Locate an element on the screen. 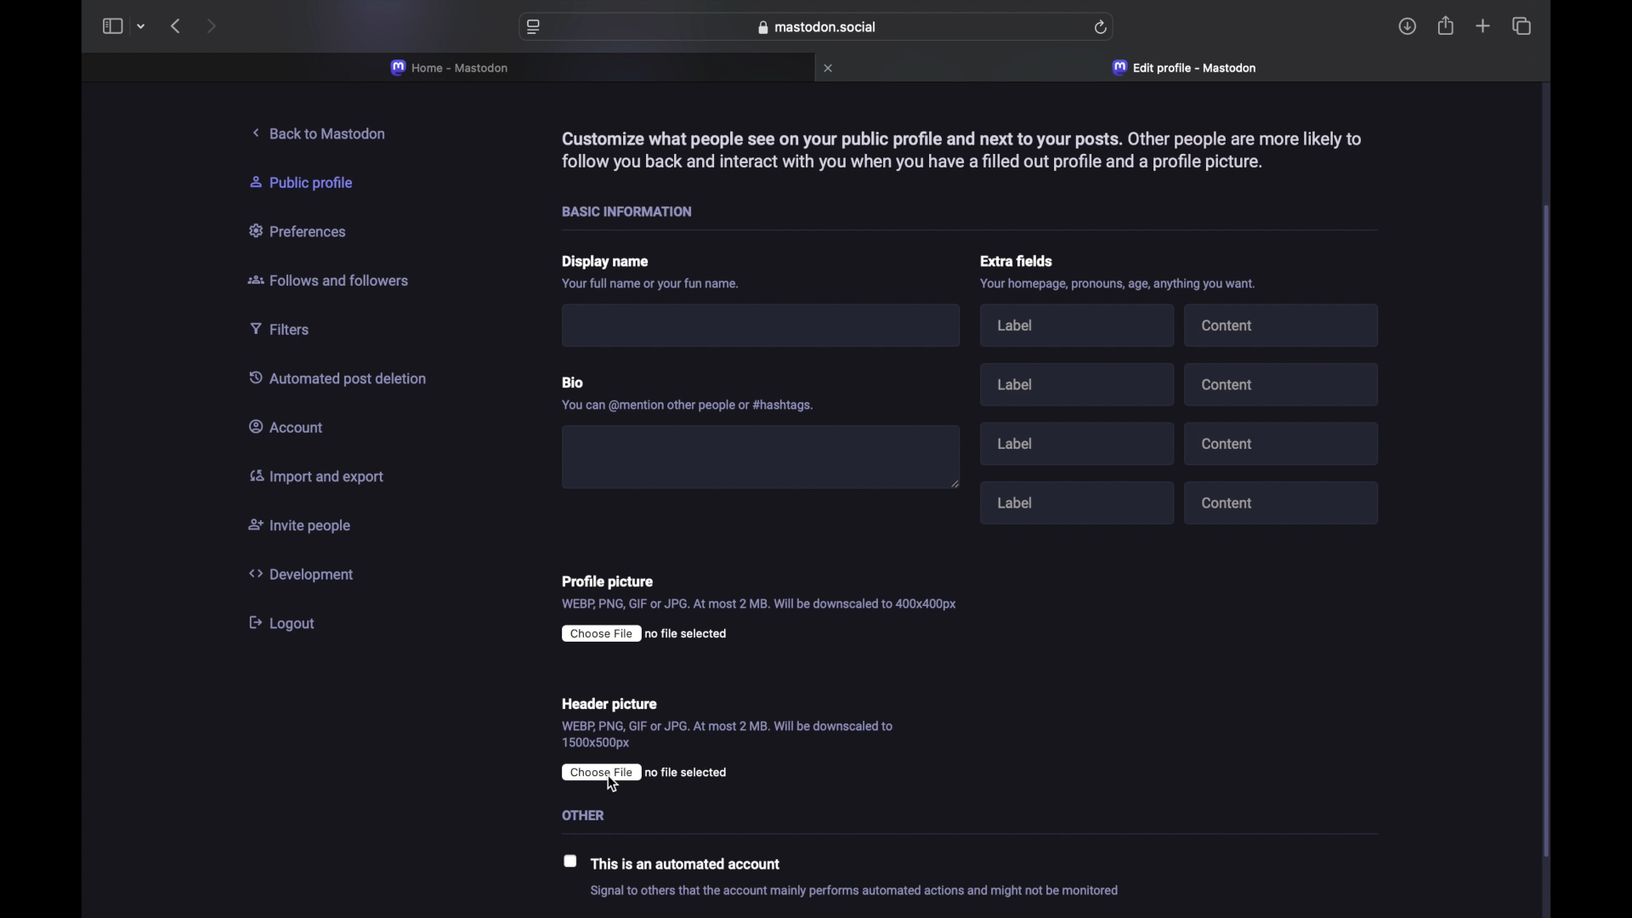 This screenshot has width=1632, height=918. sidebar is located at coordinates (111, 26).